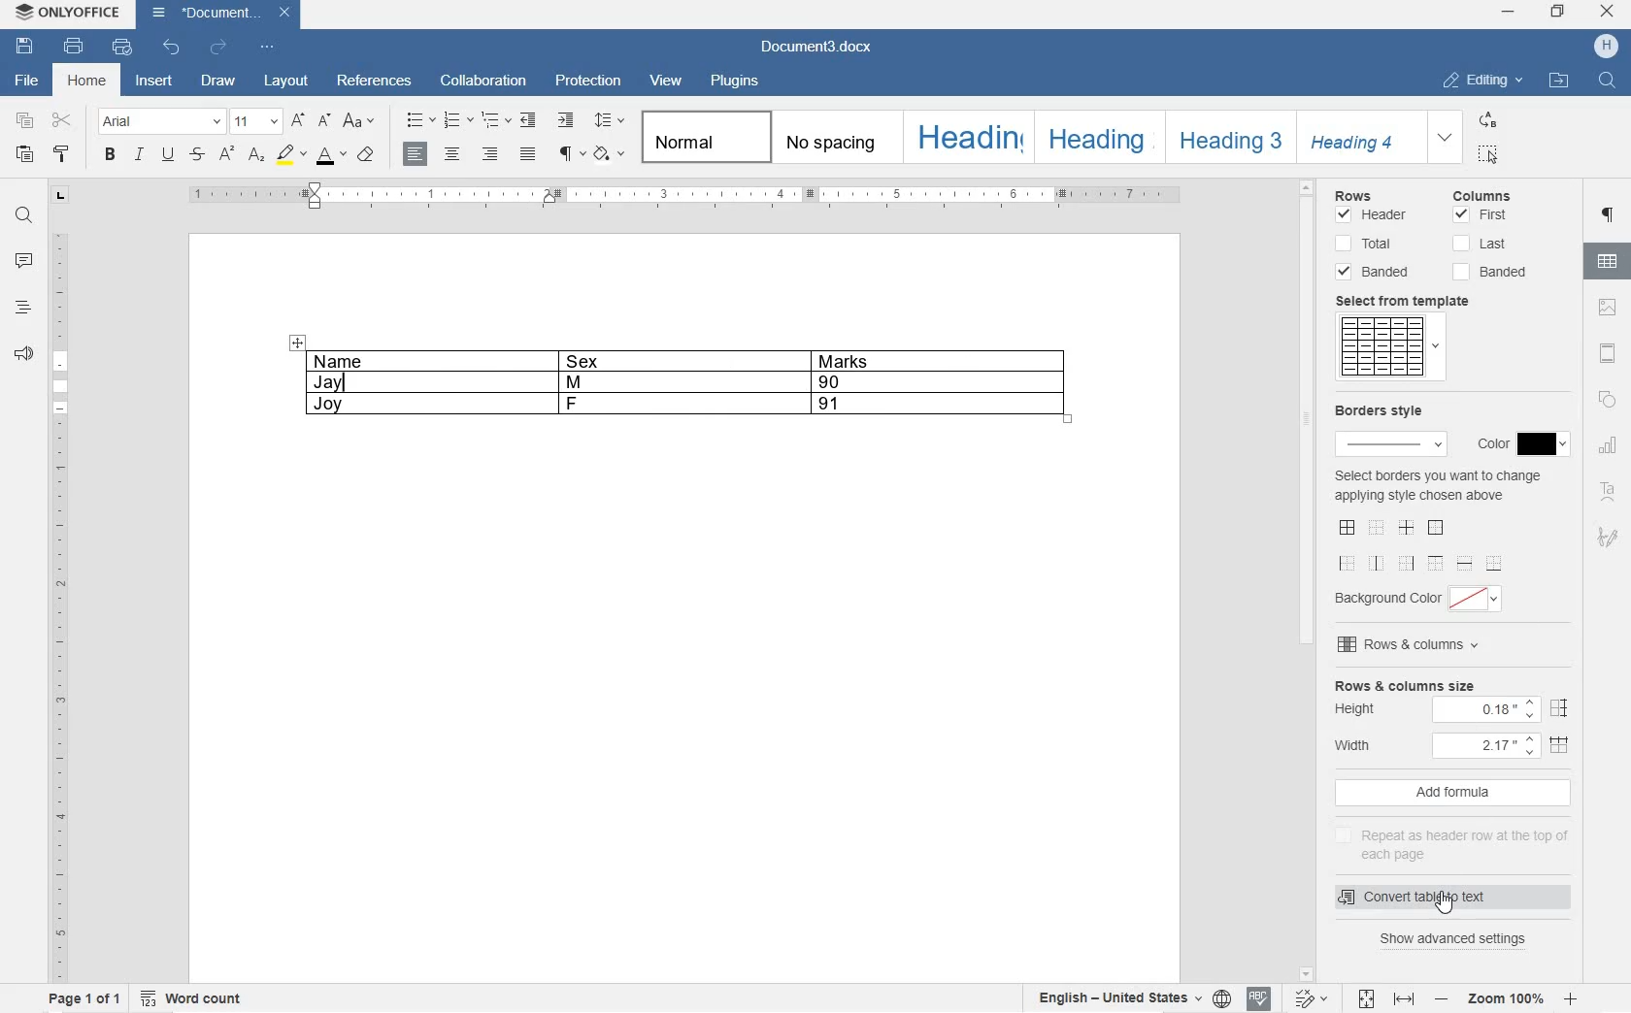  What do you see at coordinates (1458, 940) in the screenshot?
I see `show advanced settings` at bounding box center [1458, 940].